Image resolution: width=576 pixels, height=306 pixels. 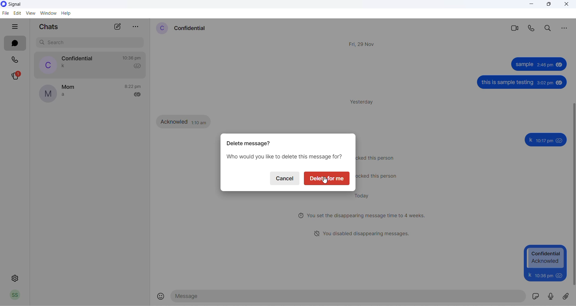 I want to click on search in chat, so click(x=548, y=28).